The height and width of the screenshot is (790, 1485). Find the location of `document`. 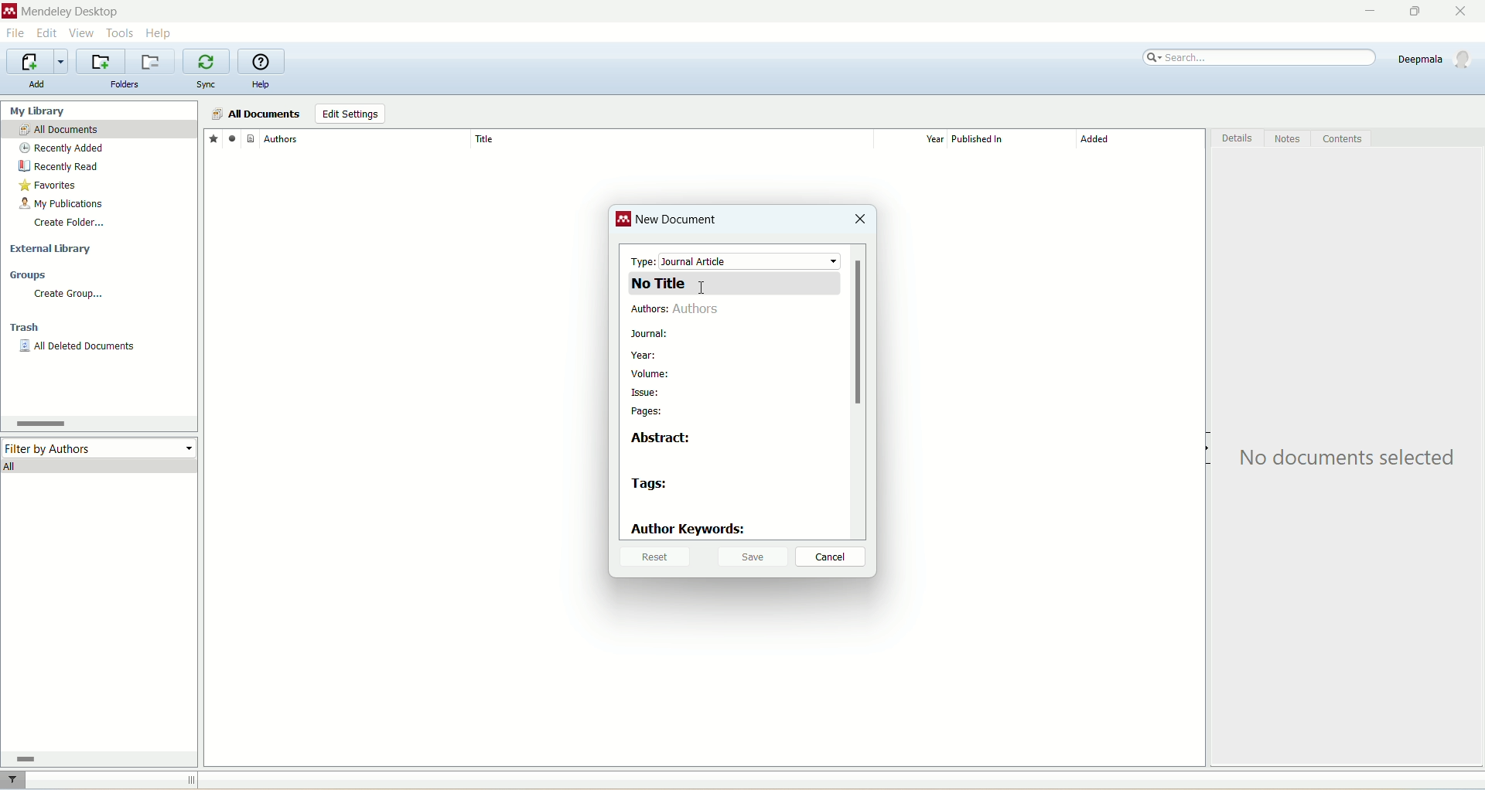

document is located at coordinates (251, 138).